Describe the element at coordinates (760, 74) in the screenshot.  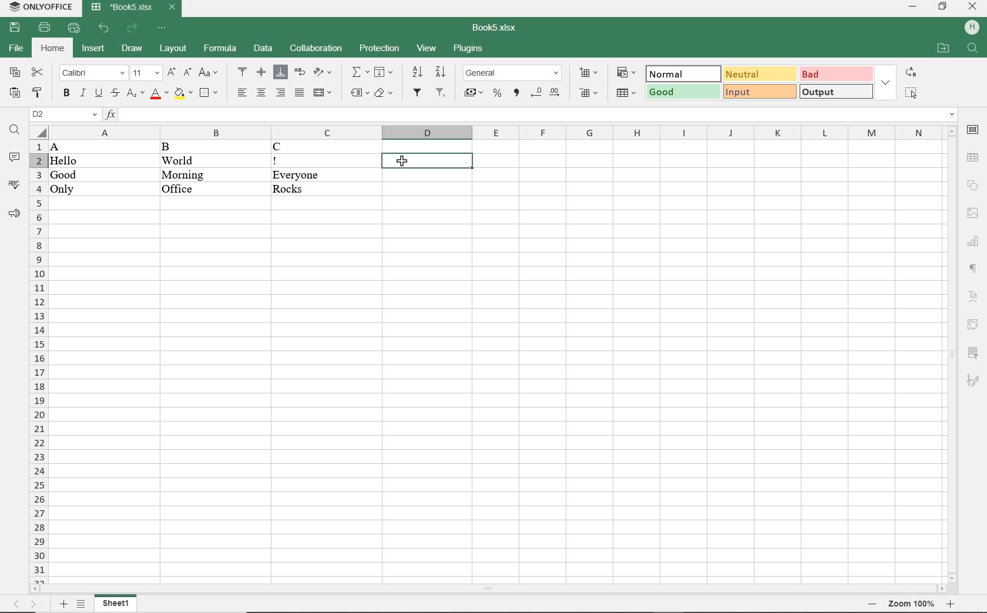
I see `NEUTRAL` at that location.